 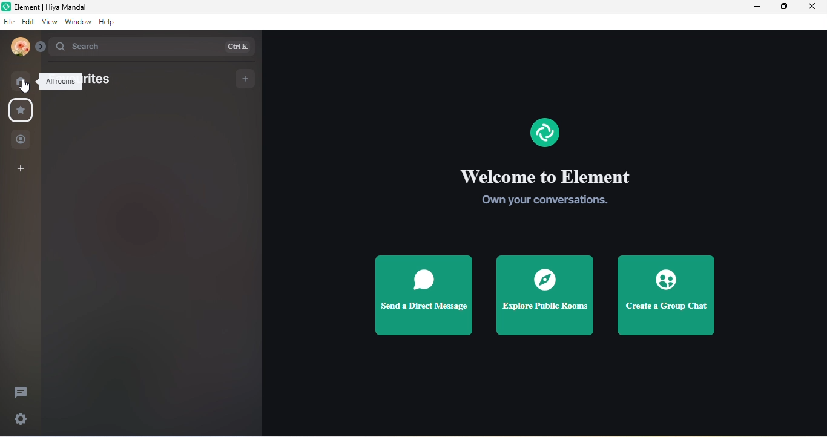 What do you see at coordinates (6, 7) in the screenshot?
I see `logo` at bounding box center [6, 7].